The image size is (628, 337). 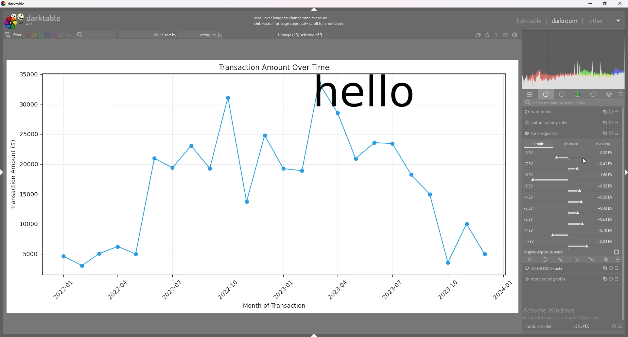 I want to click on Transaction Amount ($), so click(x=13, y=174).